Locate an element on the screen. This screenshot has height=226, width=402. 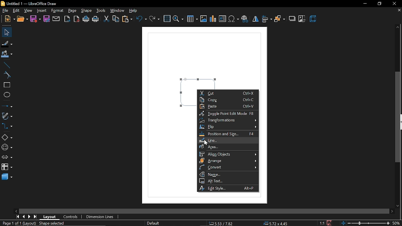
insert chart is located at coordinates (213, 19).